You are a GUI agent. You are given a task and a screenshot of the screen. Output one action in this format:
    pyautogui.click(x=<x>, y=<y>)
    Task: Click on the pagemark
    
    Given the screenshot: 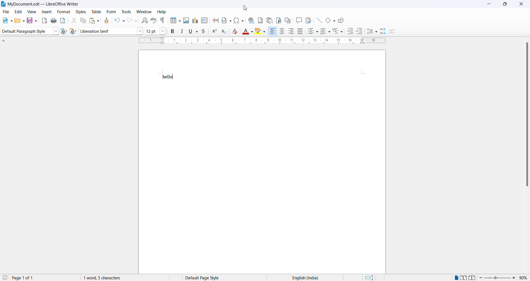 What is the action you would take?
    pyautogui.click(x=4, y=40)
    